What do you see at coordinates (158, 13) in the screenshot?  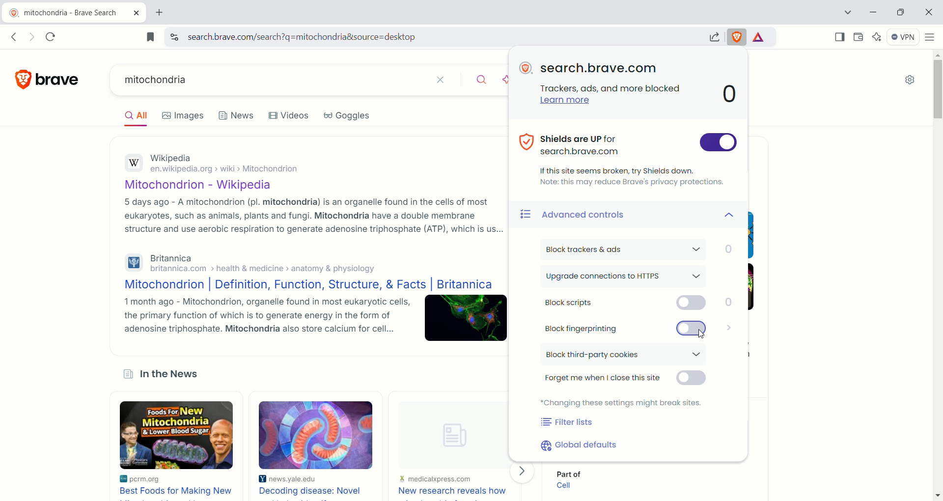 I see `new tab` at bounding box center [158, 13].